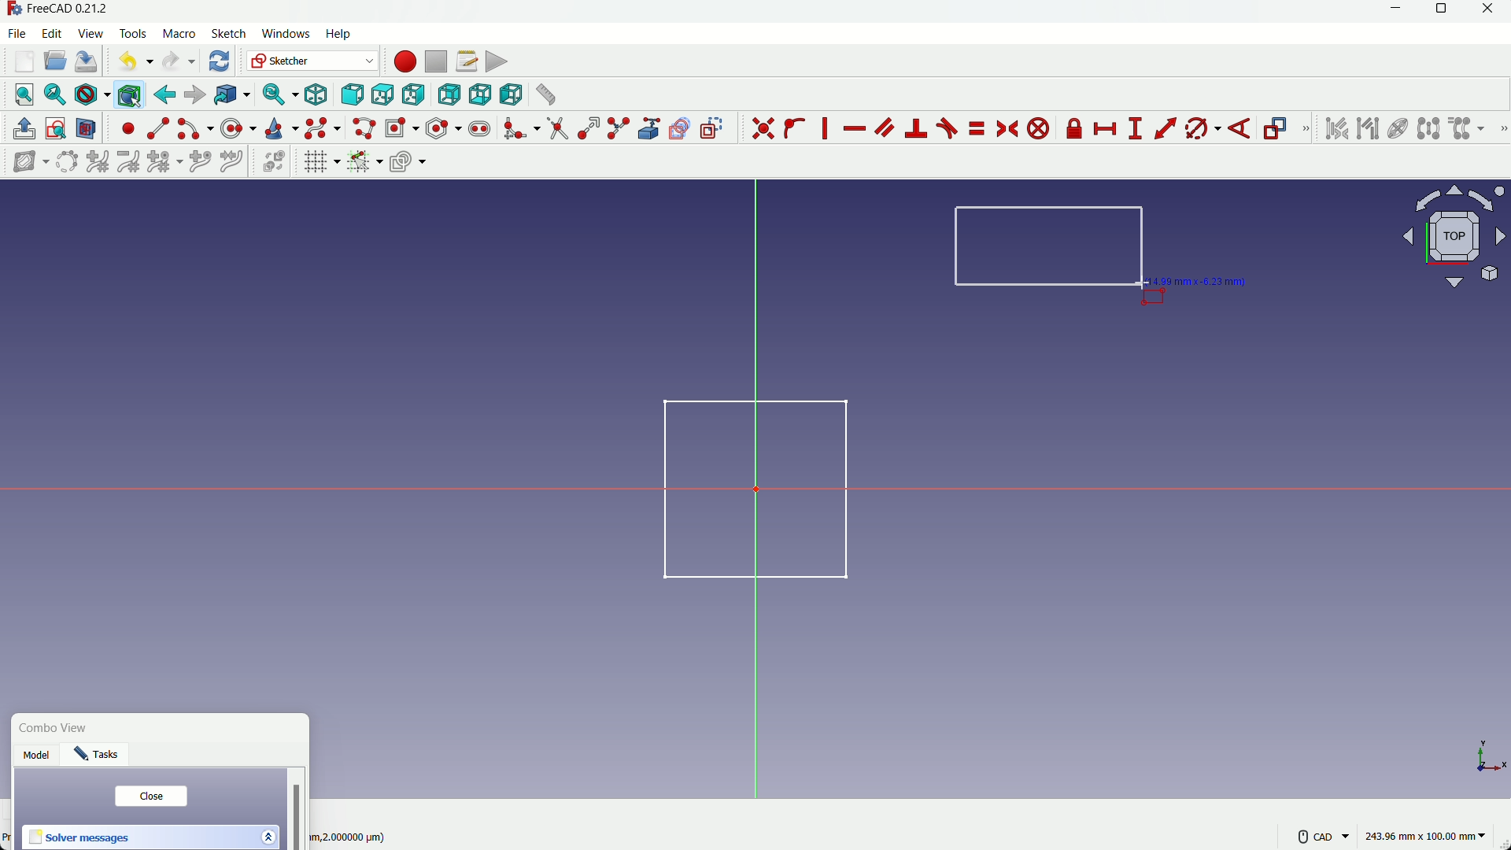  I want to click on measure, so click(545, 94).